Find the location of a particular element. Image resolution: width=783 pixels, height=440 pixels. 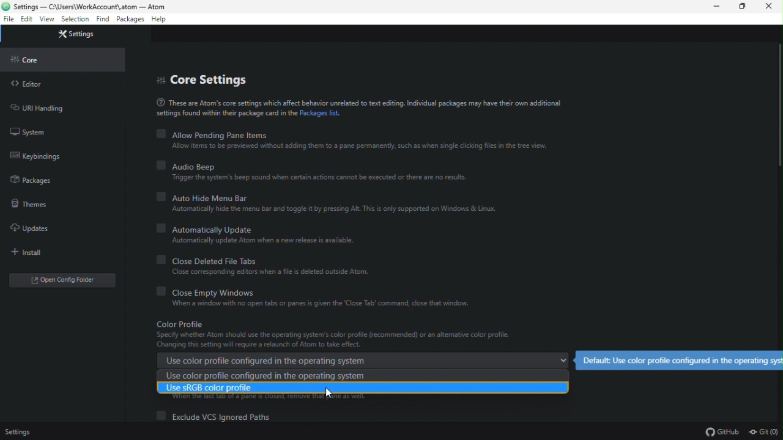

github is located at coordinates (722, 431).